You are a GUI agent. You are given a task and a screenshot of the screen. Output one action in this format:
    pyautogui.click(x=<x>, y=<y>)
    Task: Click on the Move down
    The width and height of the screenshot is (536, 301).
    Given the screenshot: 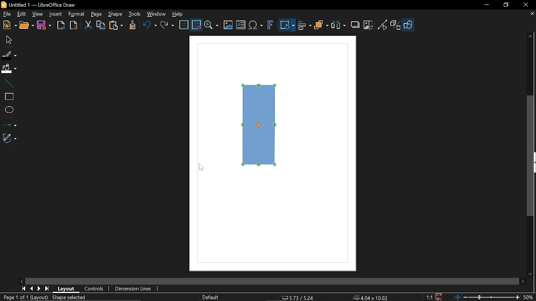 What is the action you would take?
    pyautogui.click(x=532, y=274)
    